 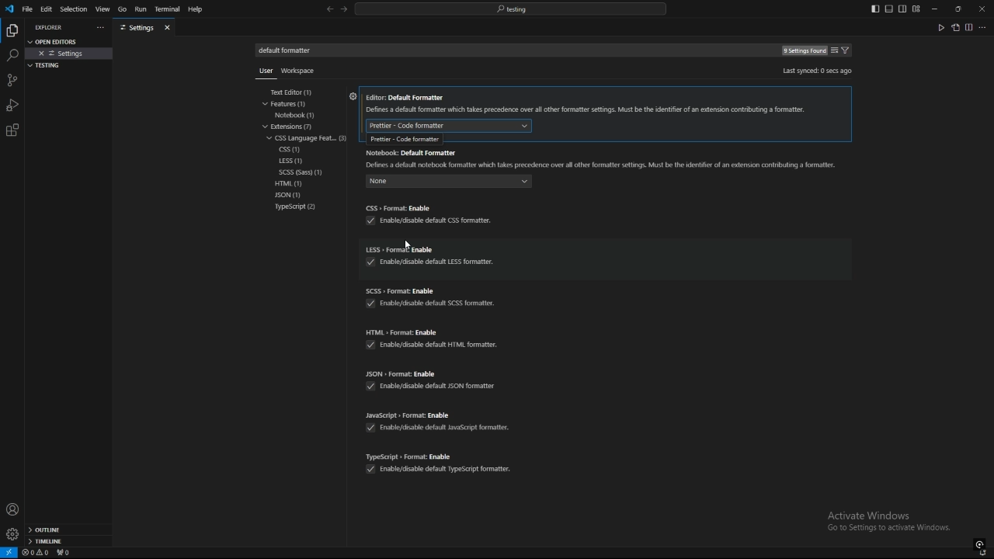 I want to click on default formatter, so click(x=290, y=50).